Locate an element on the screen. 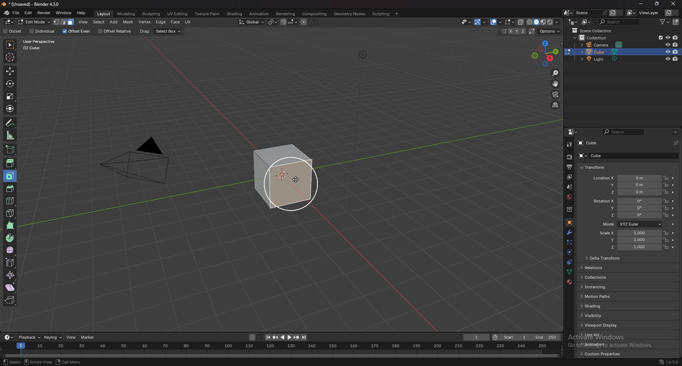 The width and height of the screenshot is (682, 366). line art is located at coordinates (600, 335).